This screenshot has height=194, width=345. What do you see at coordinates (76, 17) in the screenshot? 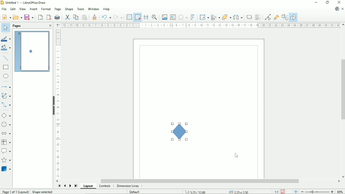
I see `Copy` at bounding box center [76, 17].